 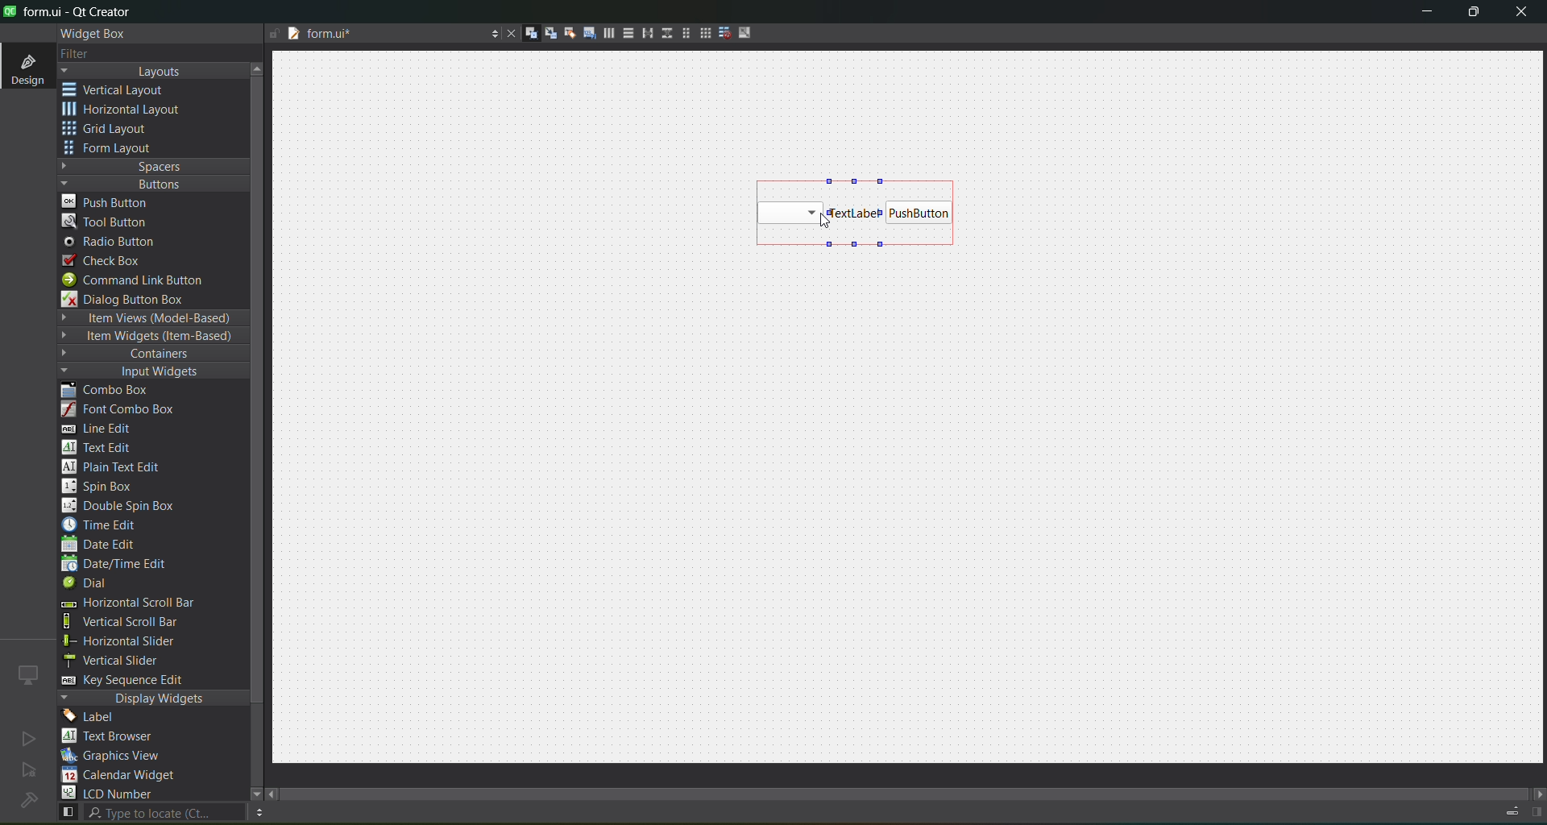 I want to click on edit buddies, so click(x=564, y=33).